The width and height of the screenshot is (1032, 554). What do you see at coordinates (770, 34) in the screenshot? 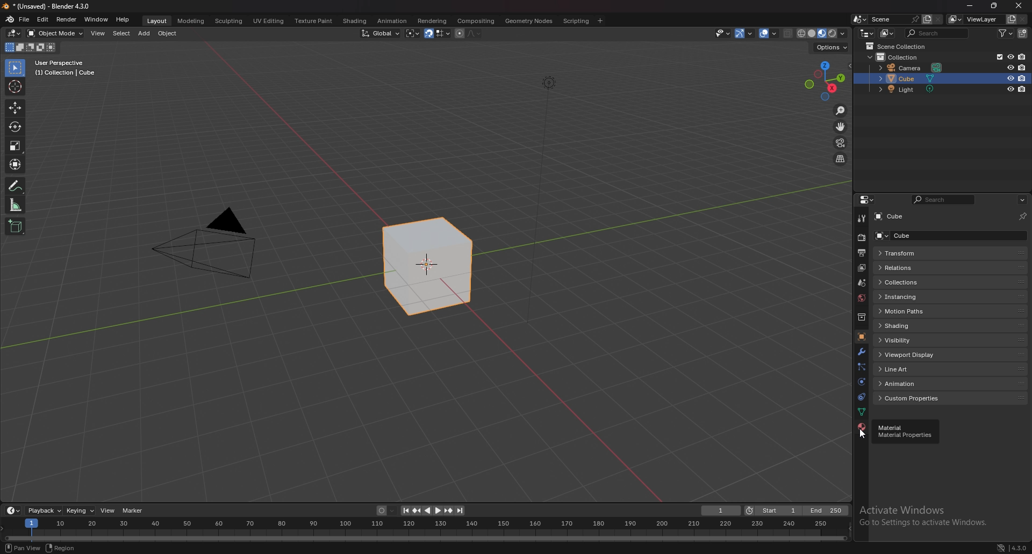
I see `overlays` at bounding box center [770, 34].